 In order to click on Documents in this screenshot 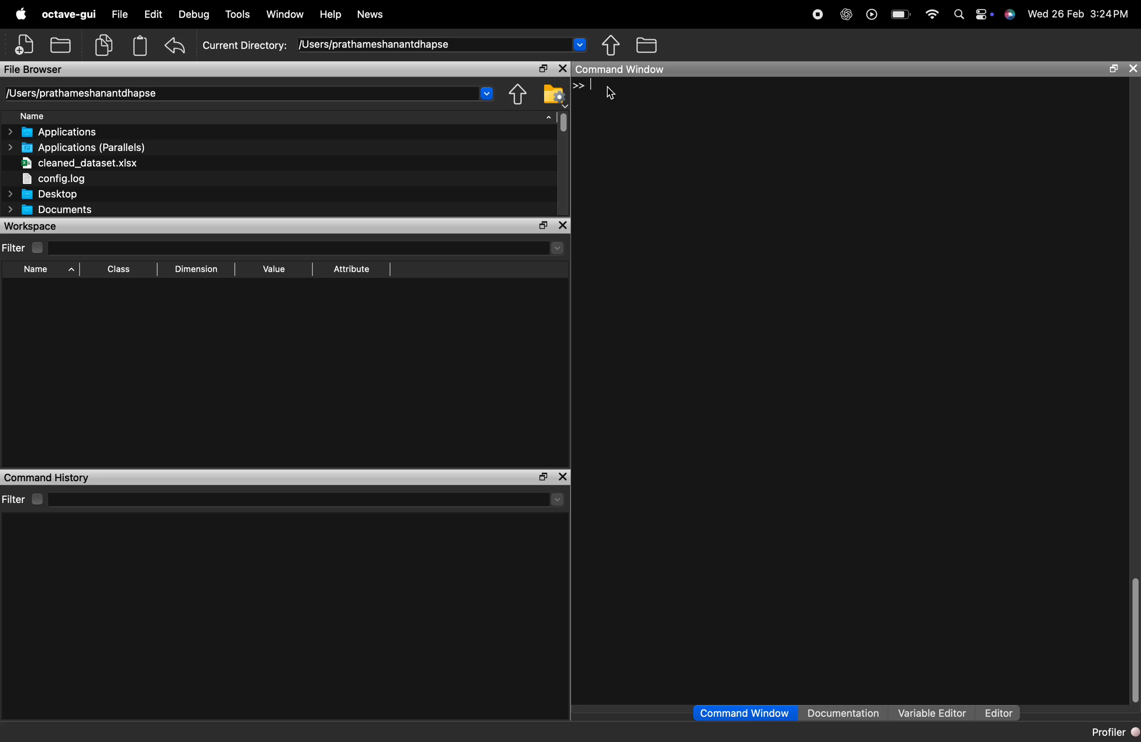, I will do `click(50, 210)`.